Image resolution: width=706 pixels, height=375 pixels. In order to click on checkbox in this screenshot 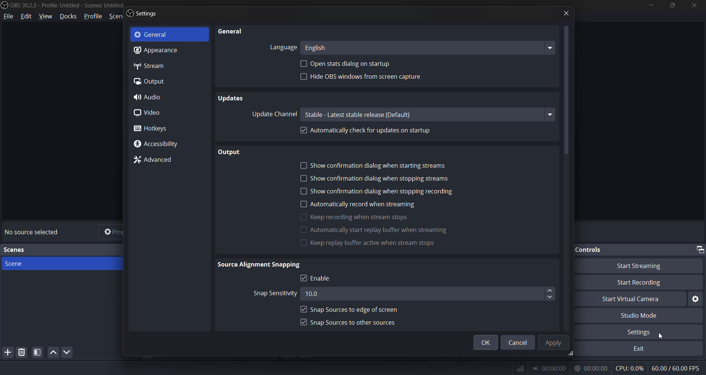, I will do `click(303, 76)`.